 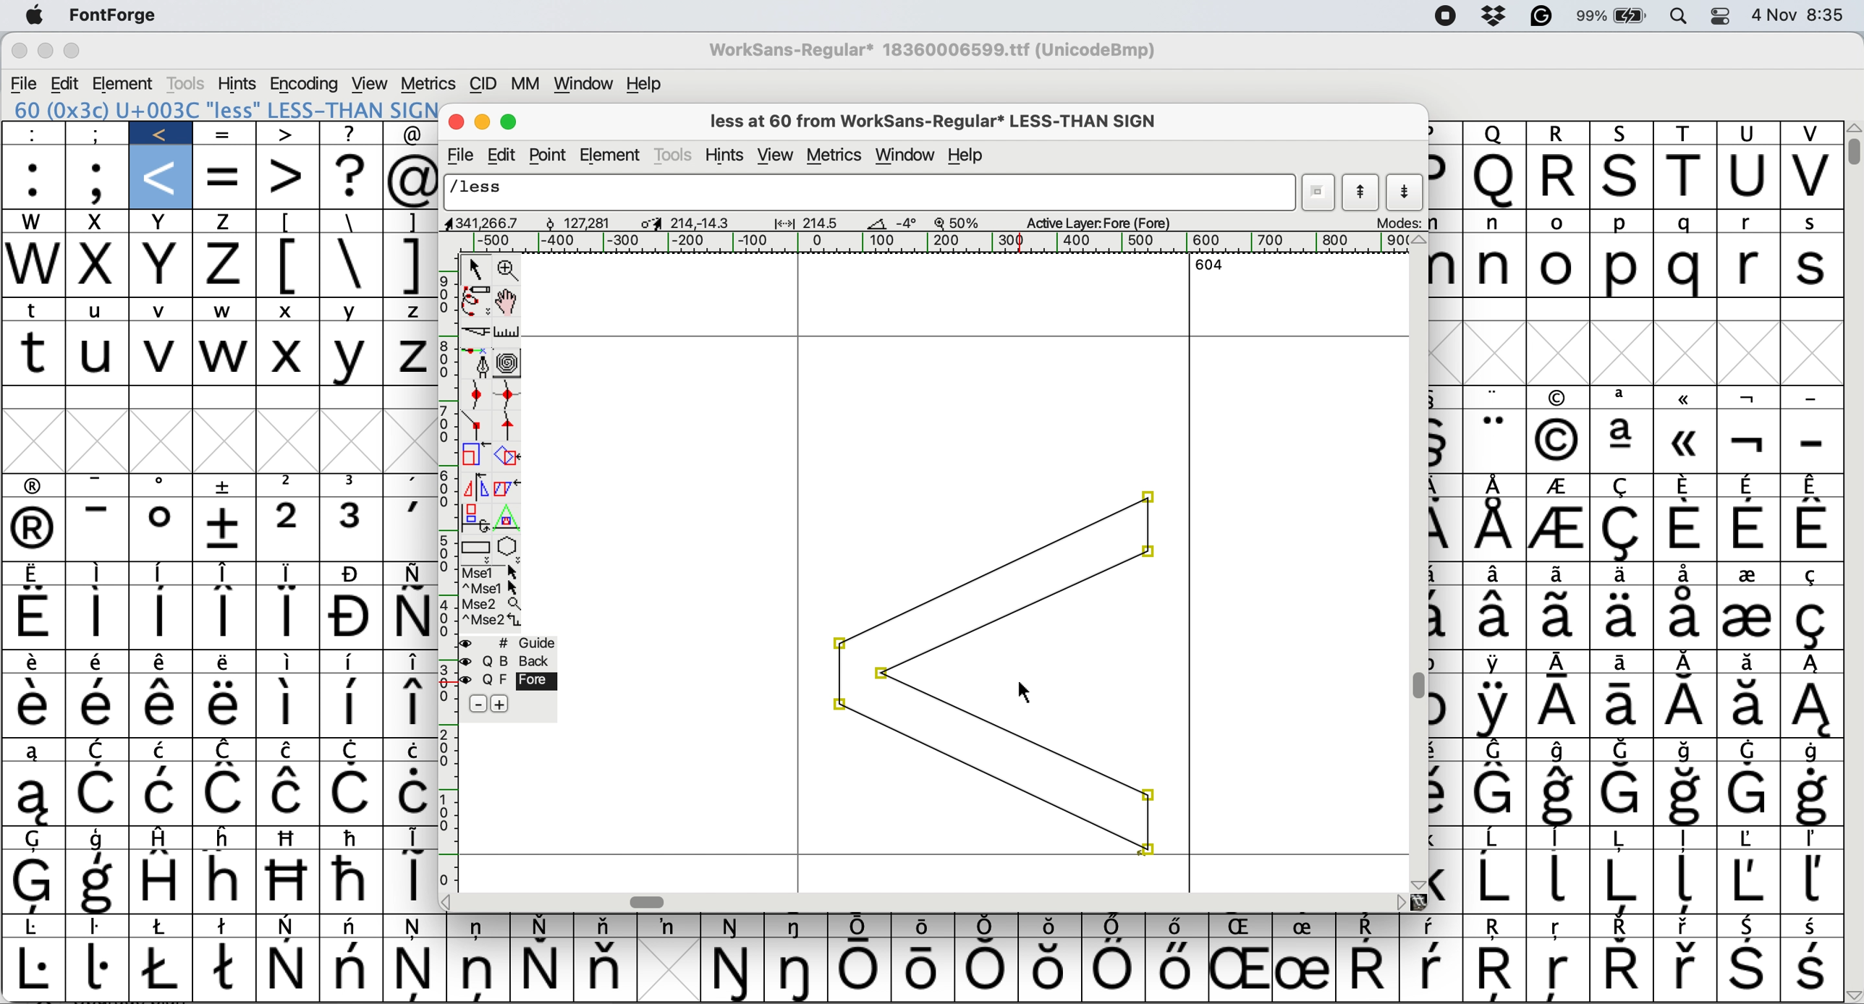 What do you see at coordinates (1745, 882) in the screenshot?
I see `Symbol` at bounding box center [1745, 882].